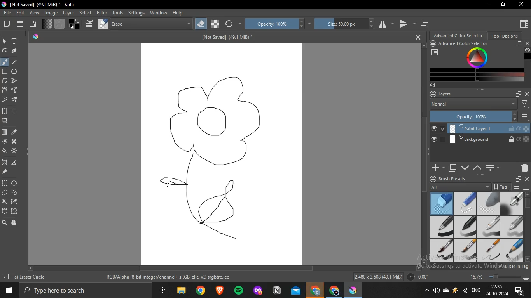 This screenshot has height=298, width=531. Describe the element at coordinates (6, 192) in the screenshot. I see `polygonal selection tool` at that location.